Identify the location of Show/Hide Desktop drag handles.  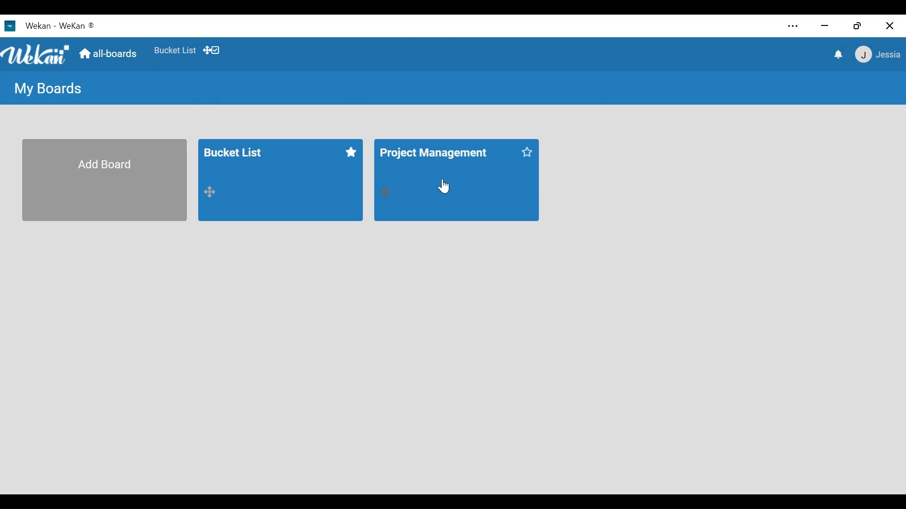
(211, 50).